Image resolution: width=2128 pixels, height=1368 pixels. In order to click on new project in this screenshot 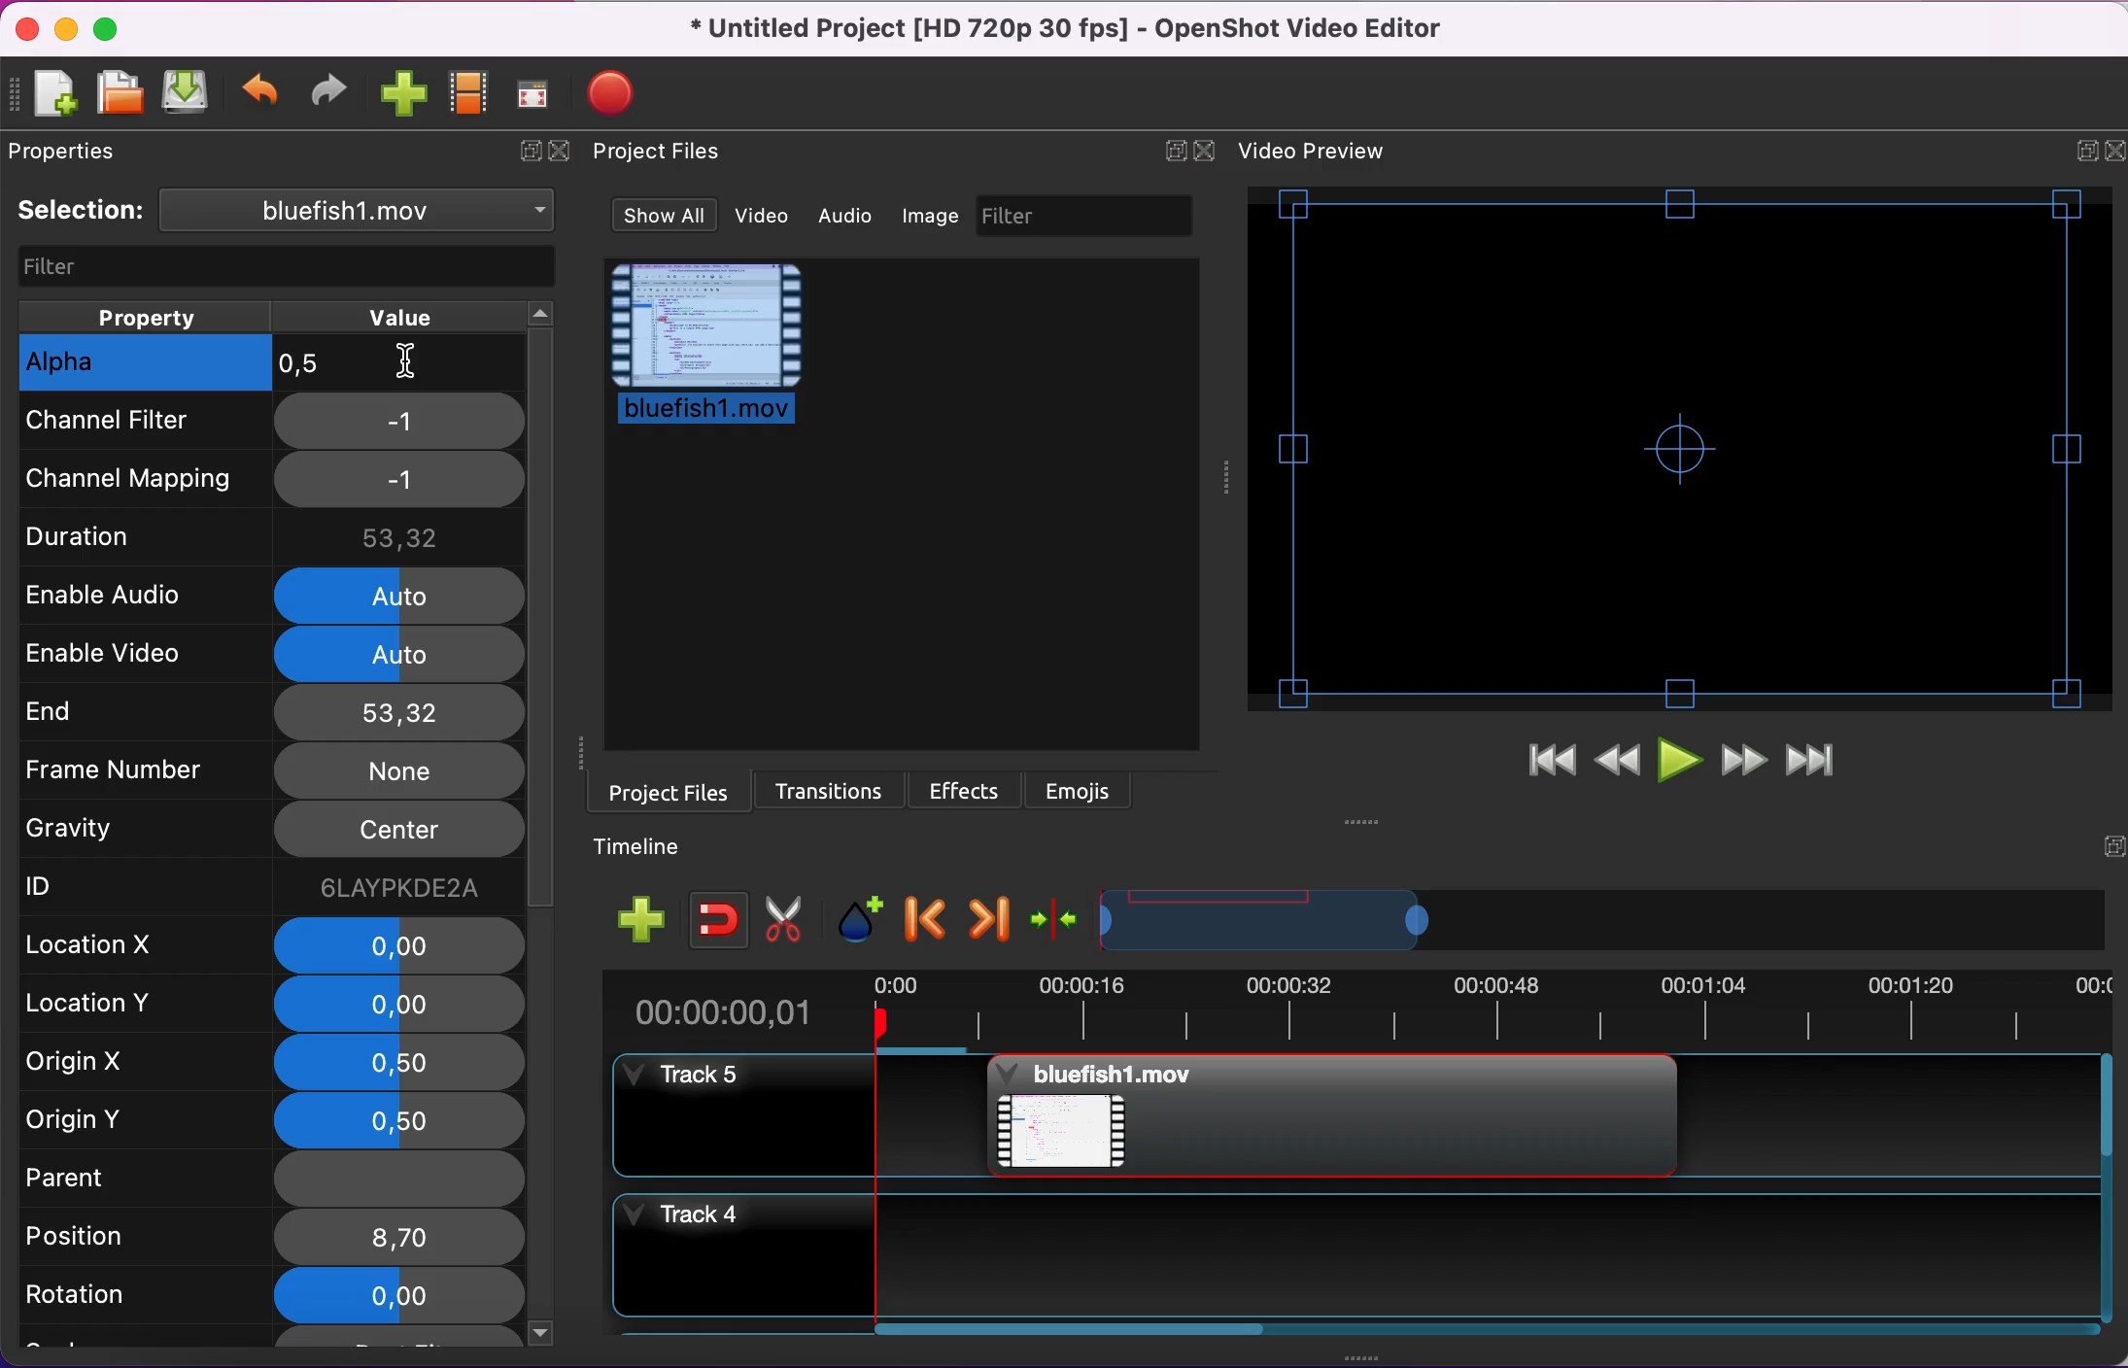, I will do `click(51, 99)`.